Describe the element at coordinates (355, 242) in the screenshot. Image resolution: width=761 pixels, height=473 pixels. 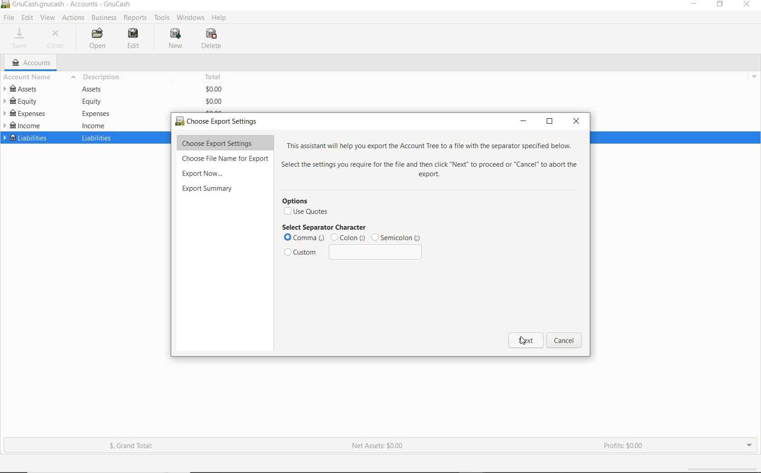
I see `select separator character` at that location.